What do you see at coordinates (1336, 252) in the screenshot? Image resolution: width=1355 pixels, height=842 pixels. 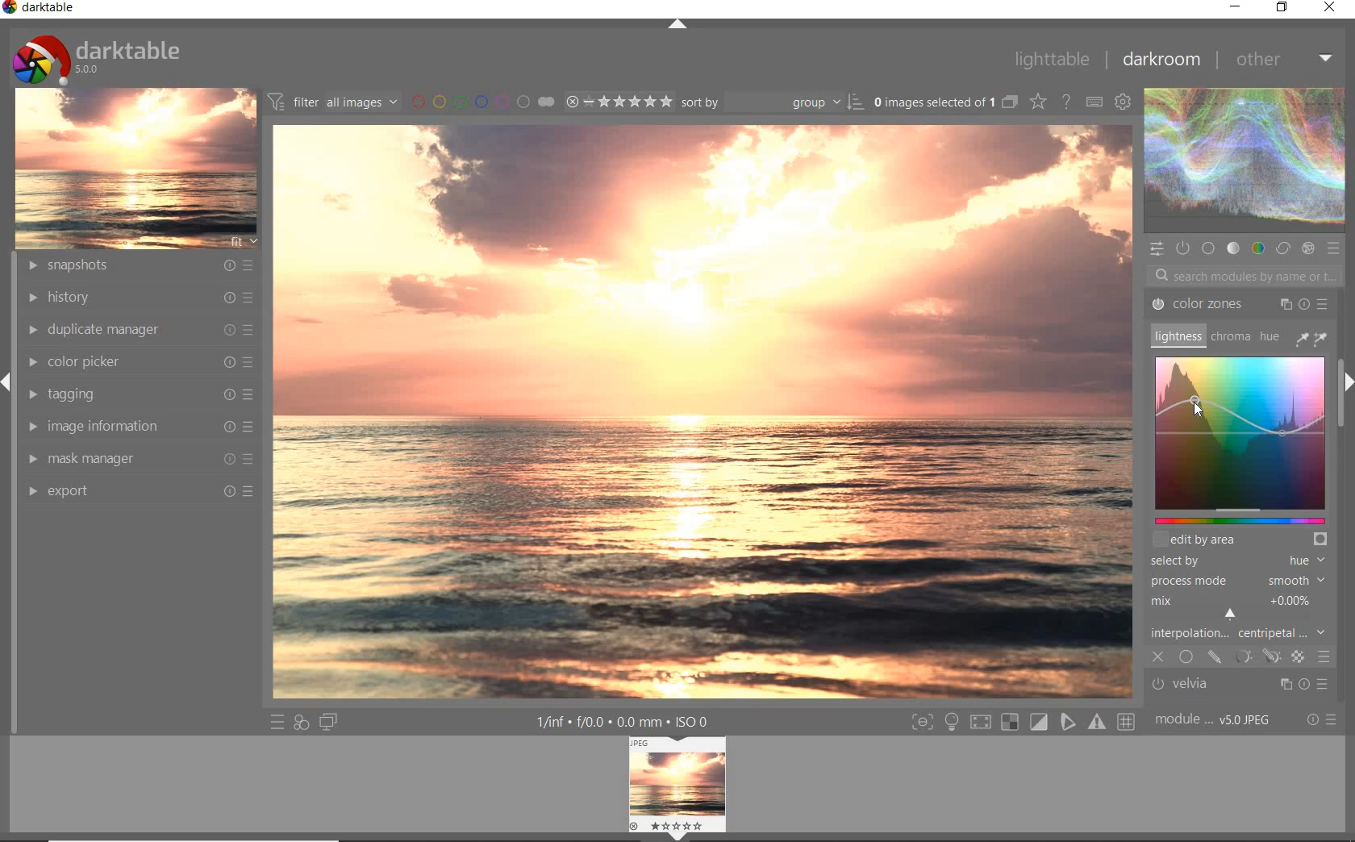 I see `PRESET` at bounding box center [1336, 252].